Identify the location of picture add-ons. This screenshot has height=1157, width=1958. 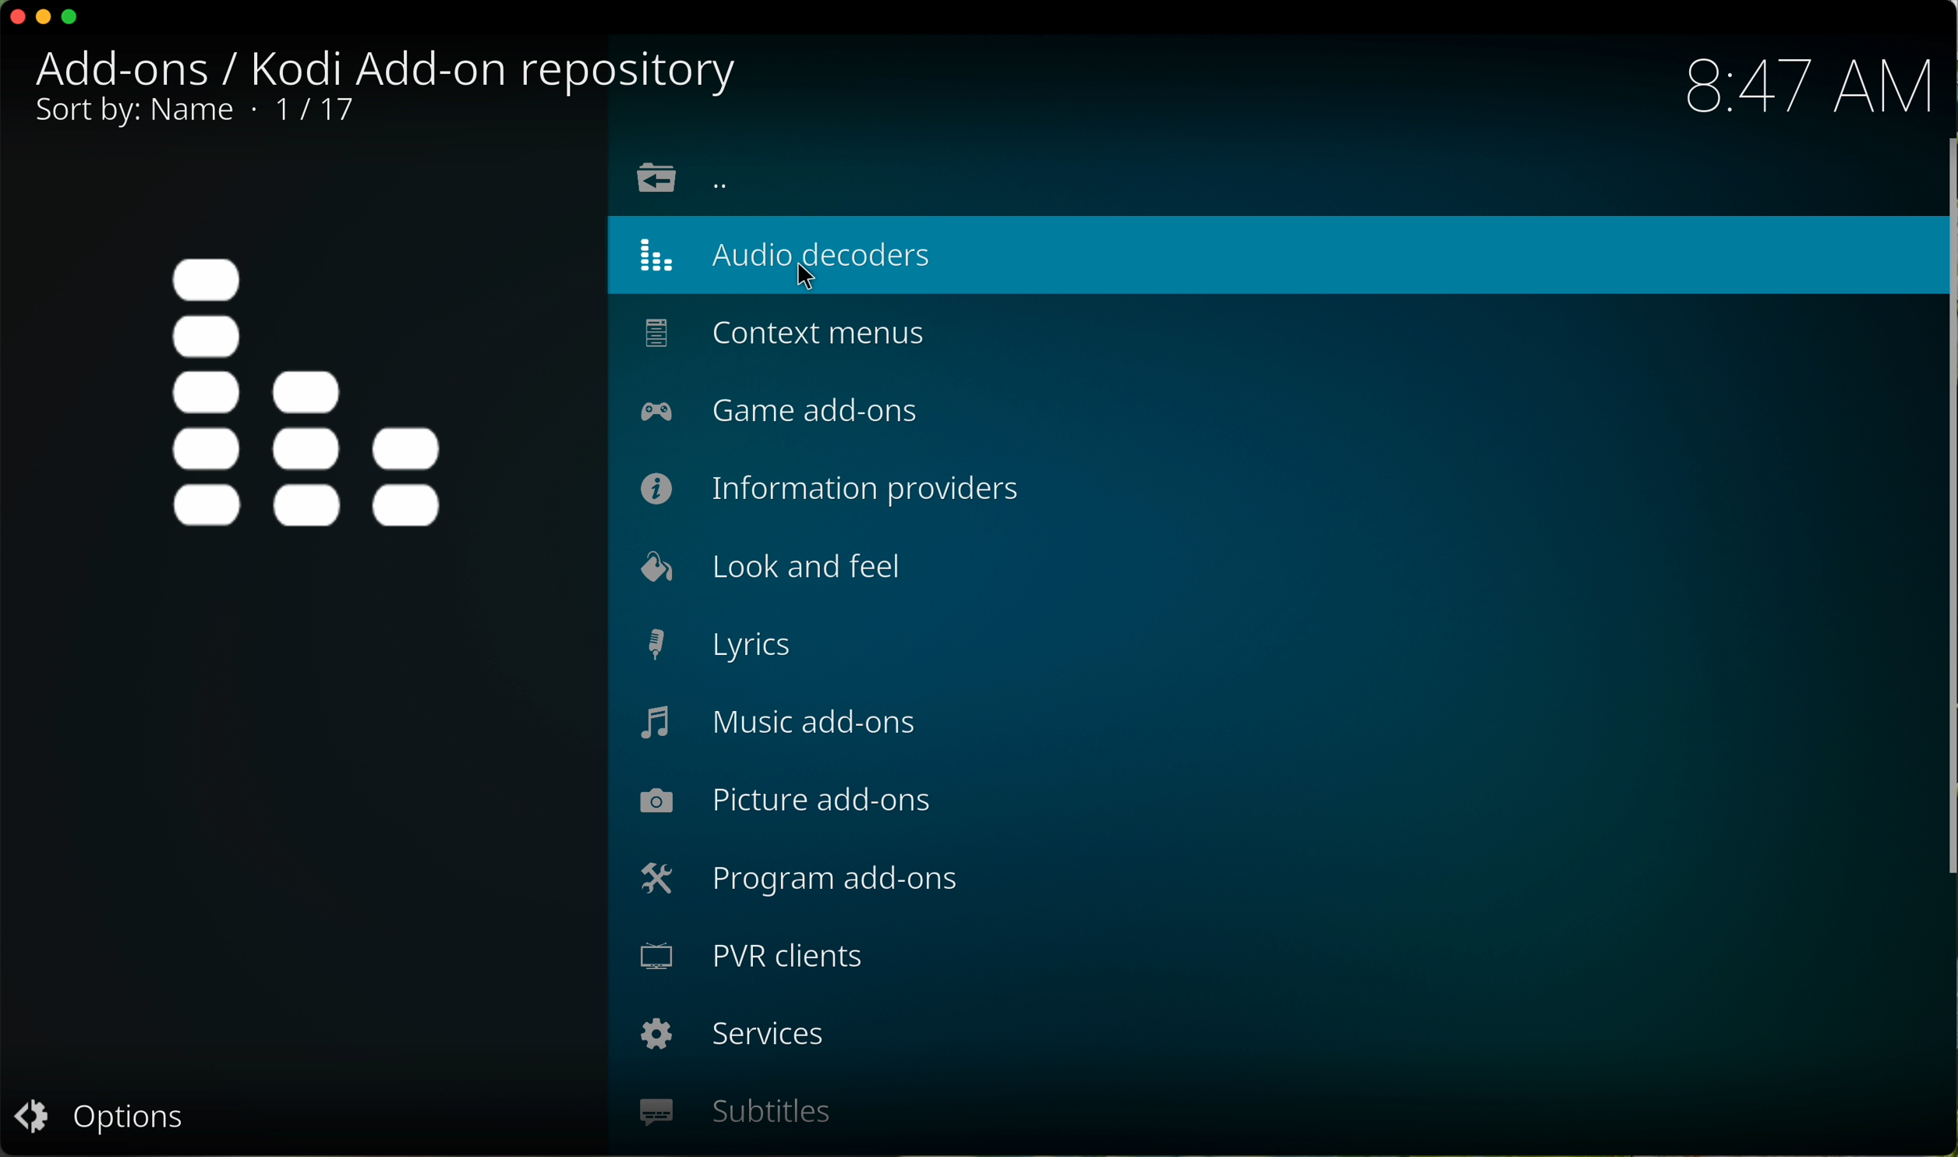
(786, 801).